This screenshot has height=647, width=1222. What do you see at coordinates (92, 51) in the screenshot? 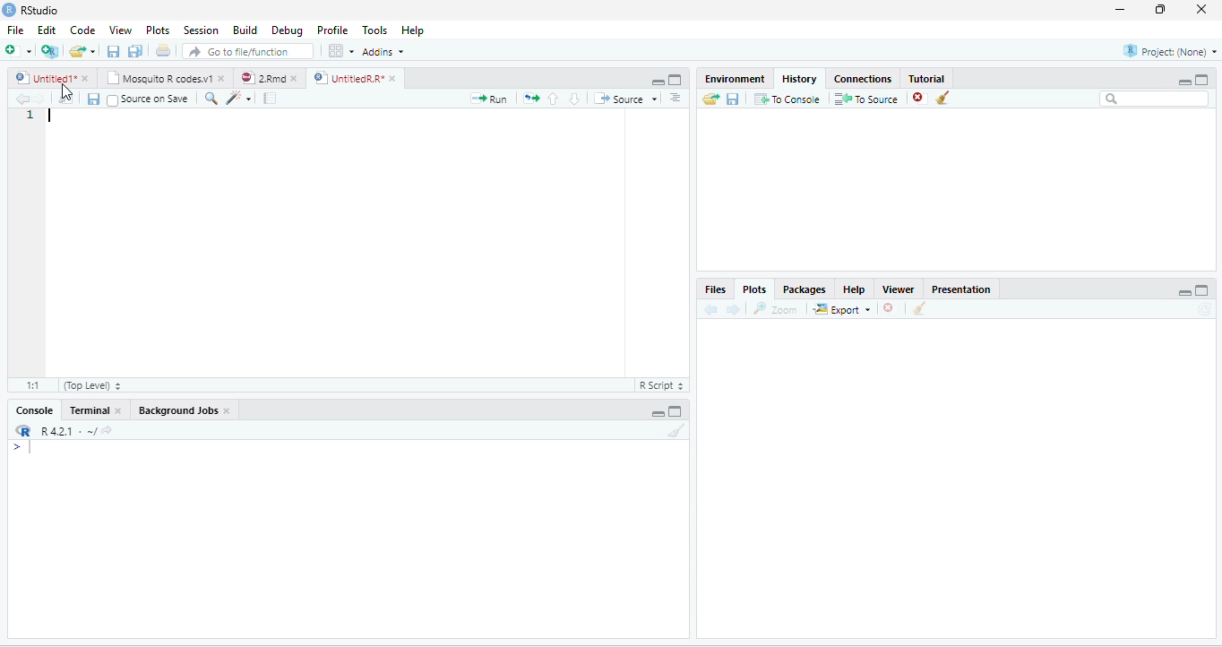
I see `Open recent files` at bounding box center [92, 51].